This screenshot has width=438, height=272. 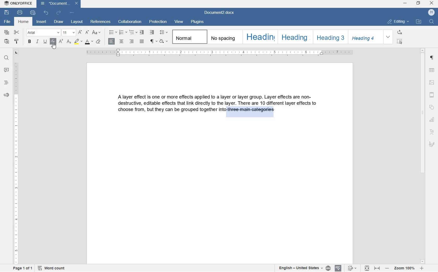 What do you see at coordinates (433, 120) in the screenshot?
I see `chart ` at bounding box center [433, 120].